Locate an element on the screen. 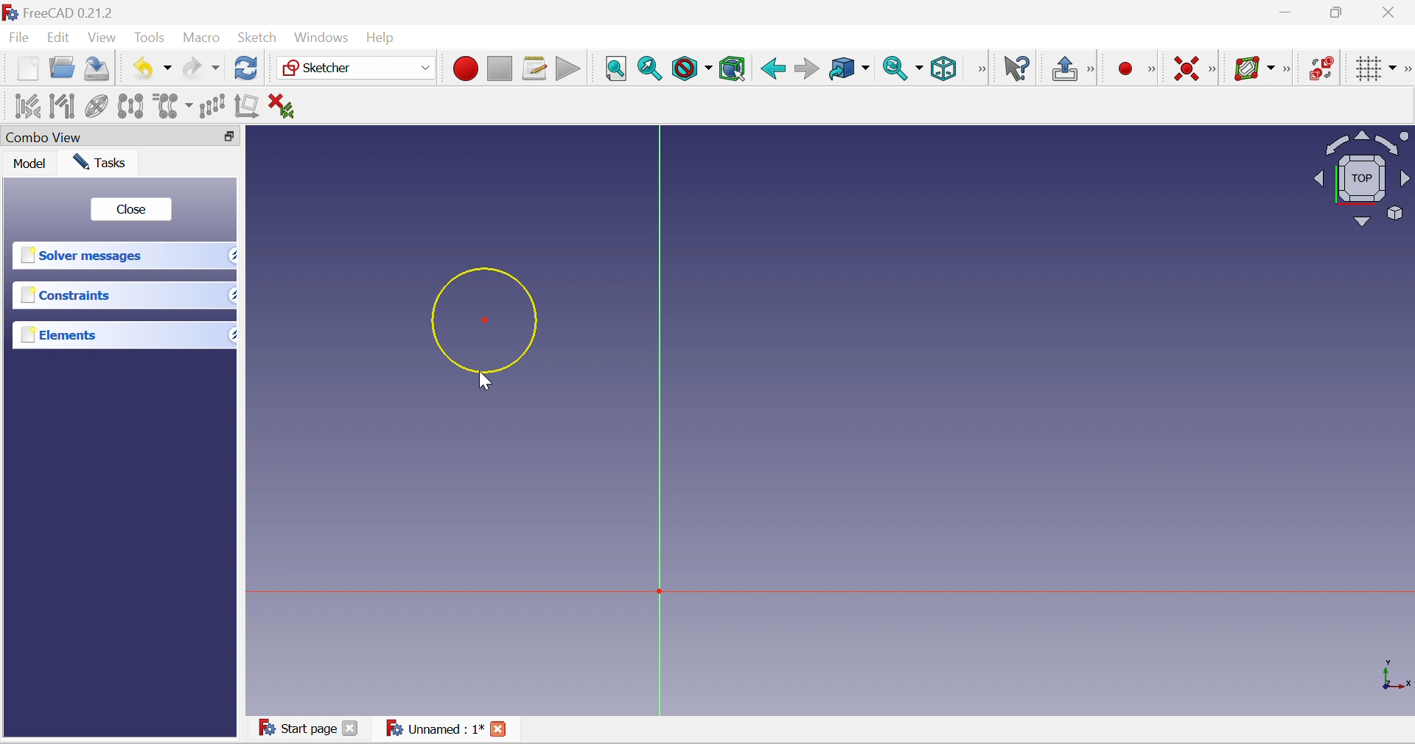 The image size is (1415, 744). Tools is located at coordinates (153, 37).